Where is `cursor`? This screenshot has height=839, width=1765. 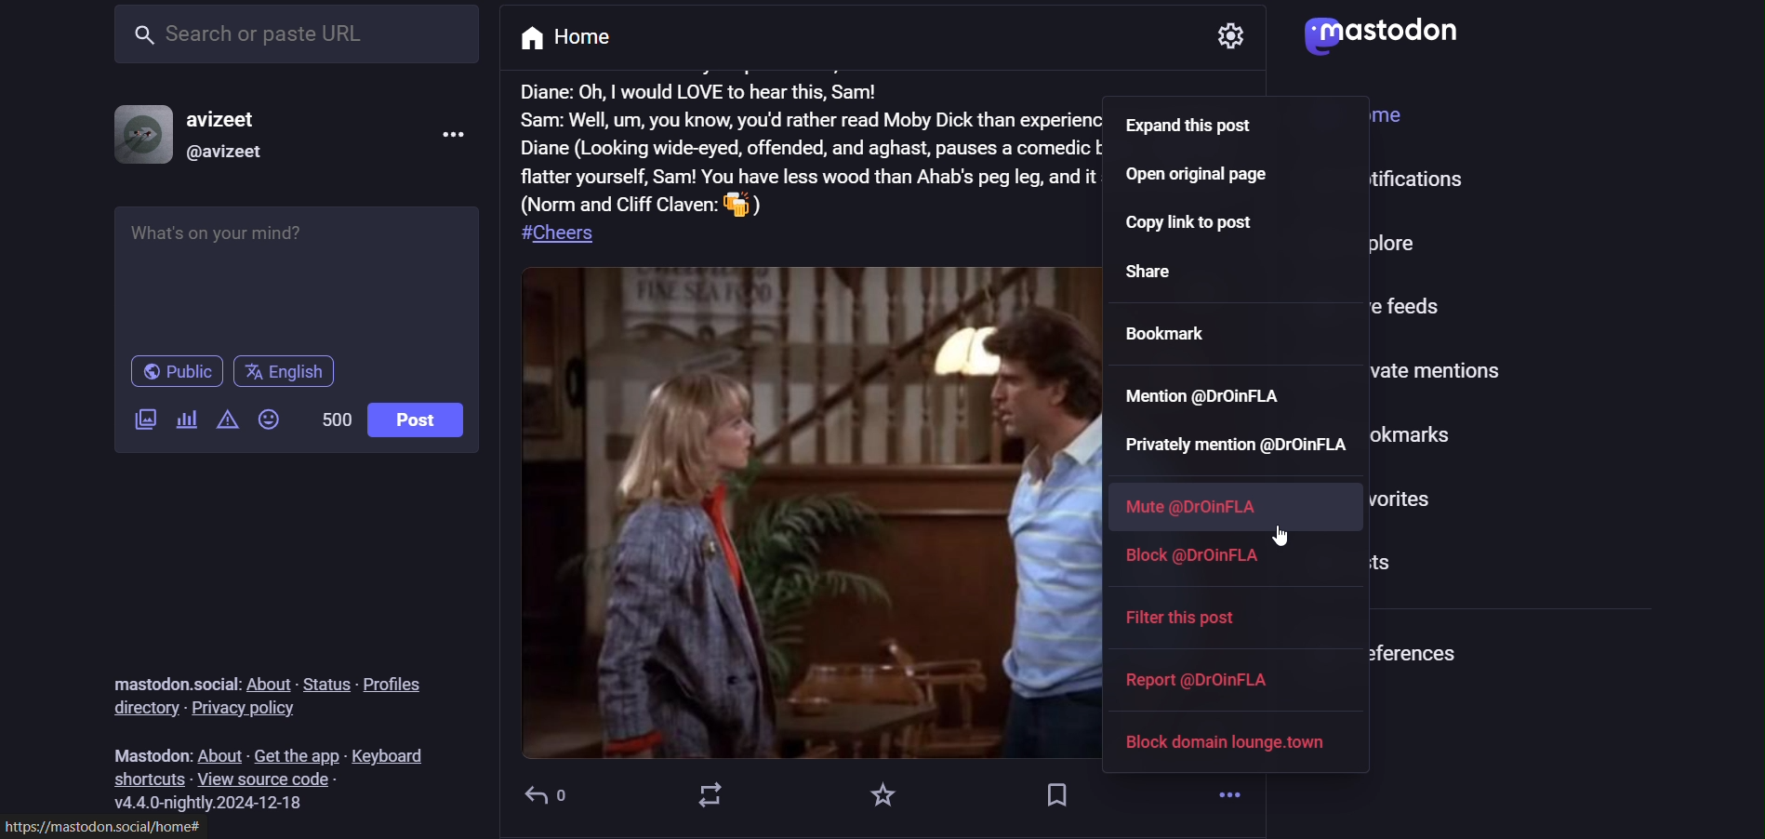 cursor is located at coordinates (1283, 535).